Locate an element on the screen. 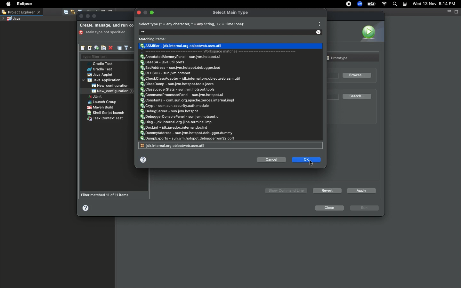 The image size is (461, 288). Chosen type is located at coordinates (182, 46).